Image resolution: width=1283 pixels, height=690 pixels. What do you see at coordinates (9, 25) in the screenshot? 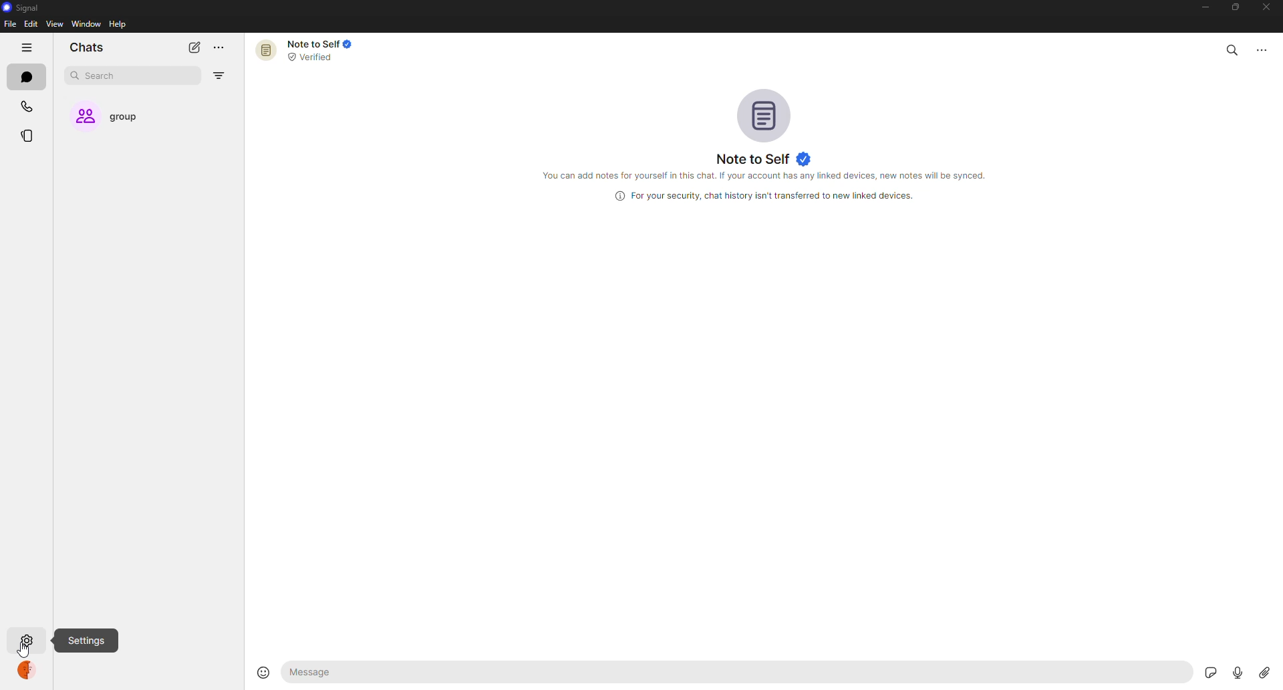
I see `file` at bounding box center [9, 25].